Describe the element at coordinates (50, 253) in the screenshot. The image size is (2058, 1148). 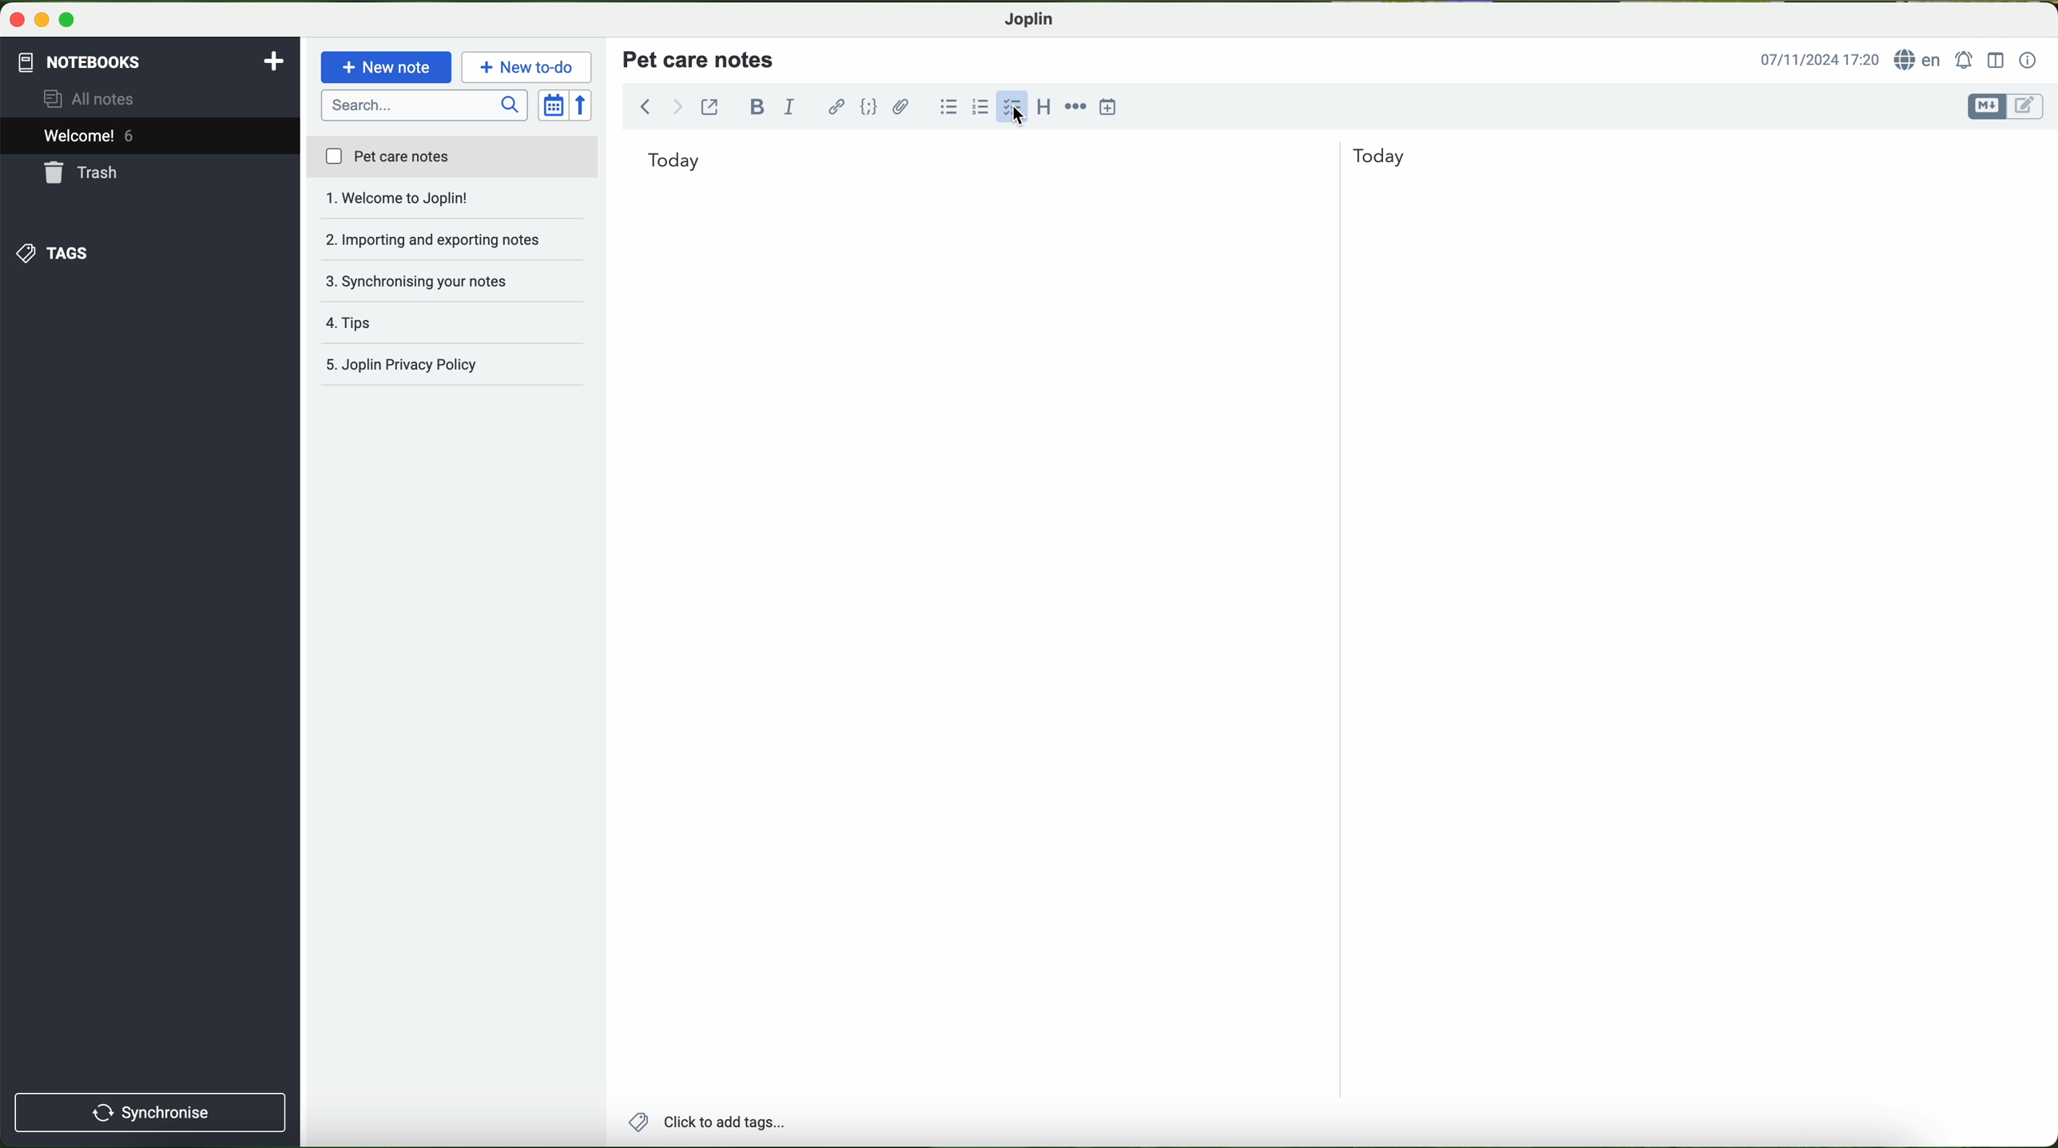
I see `tags` at that location.